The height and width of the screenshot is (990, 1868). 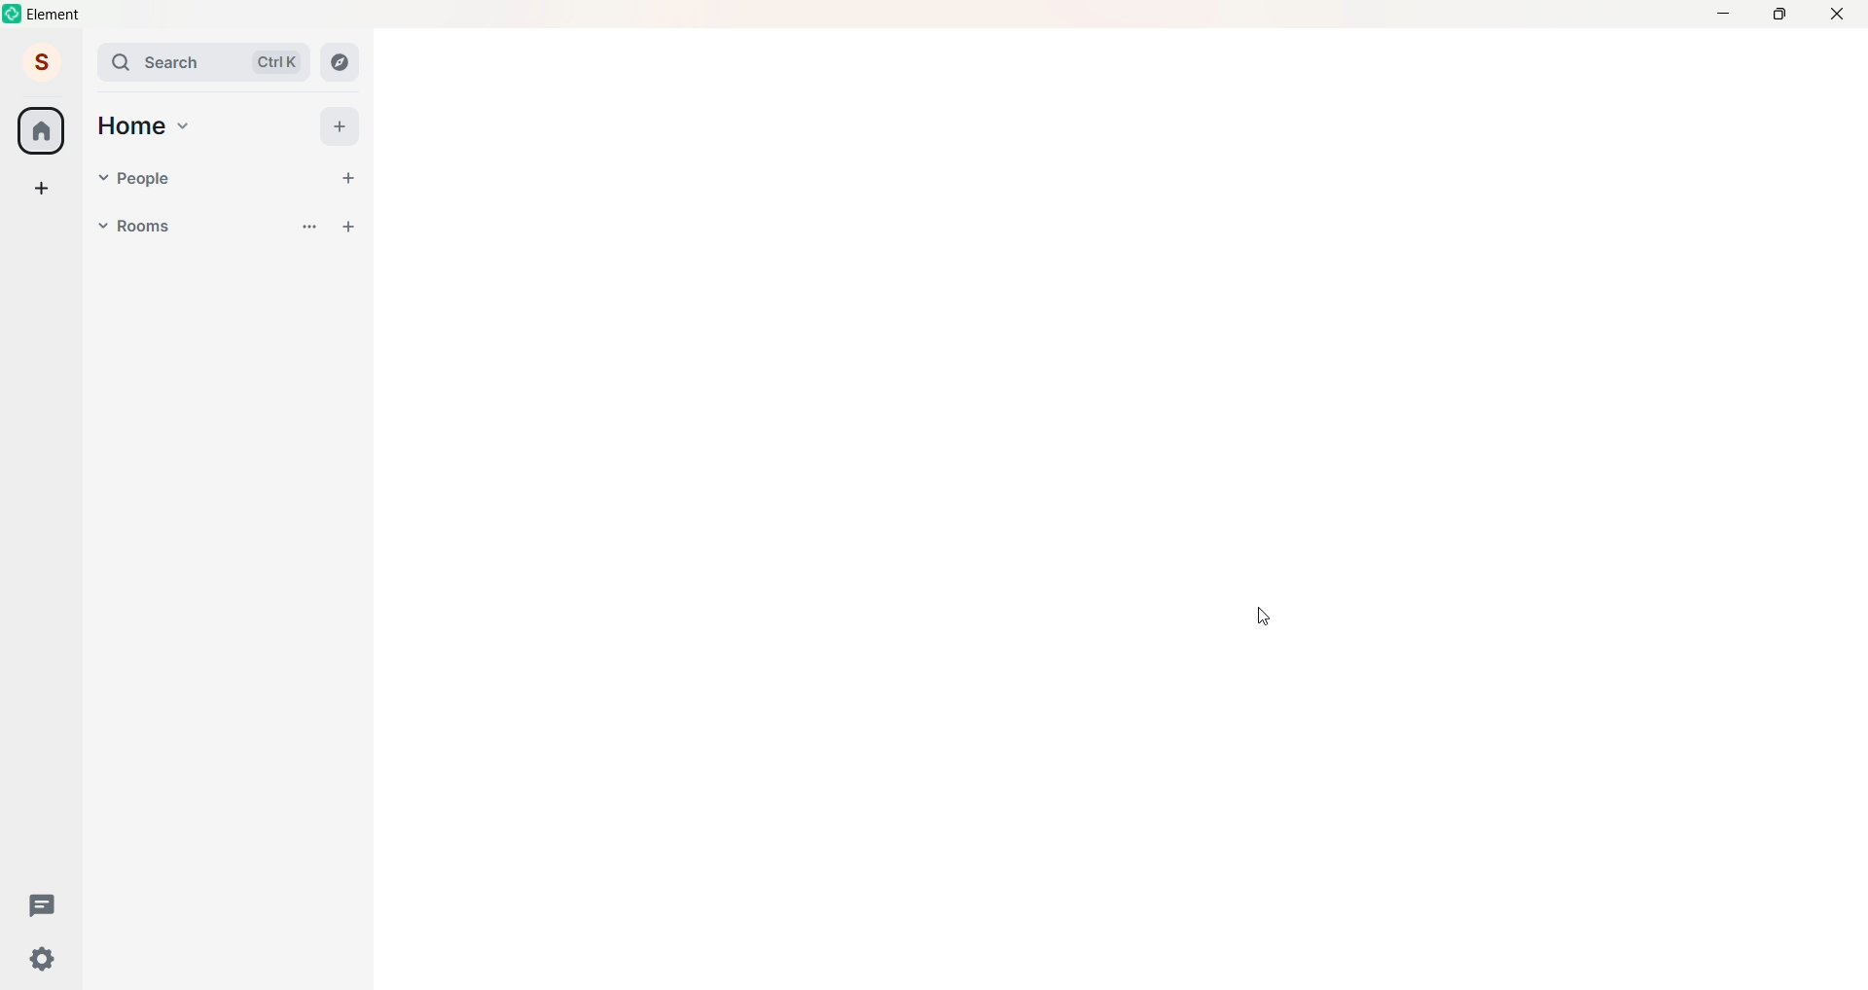 I want to click on List options, so click(x=314, y=227).